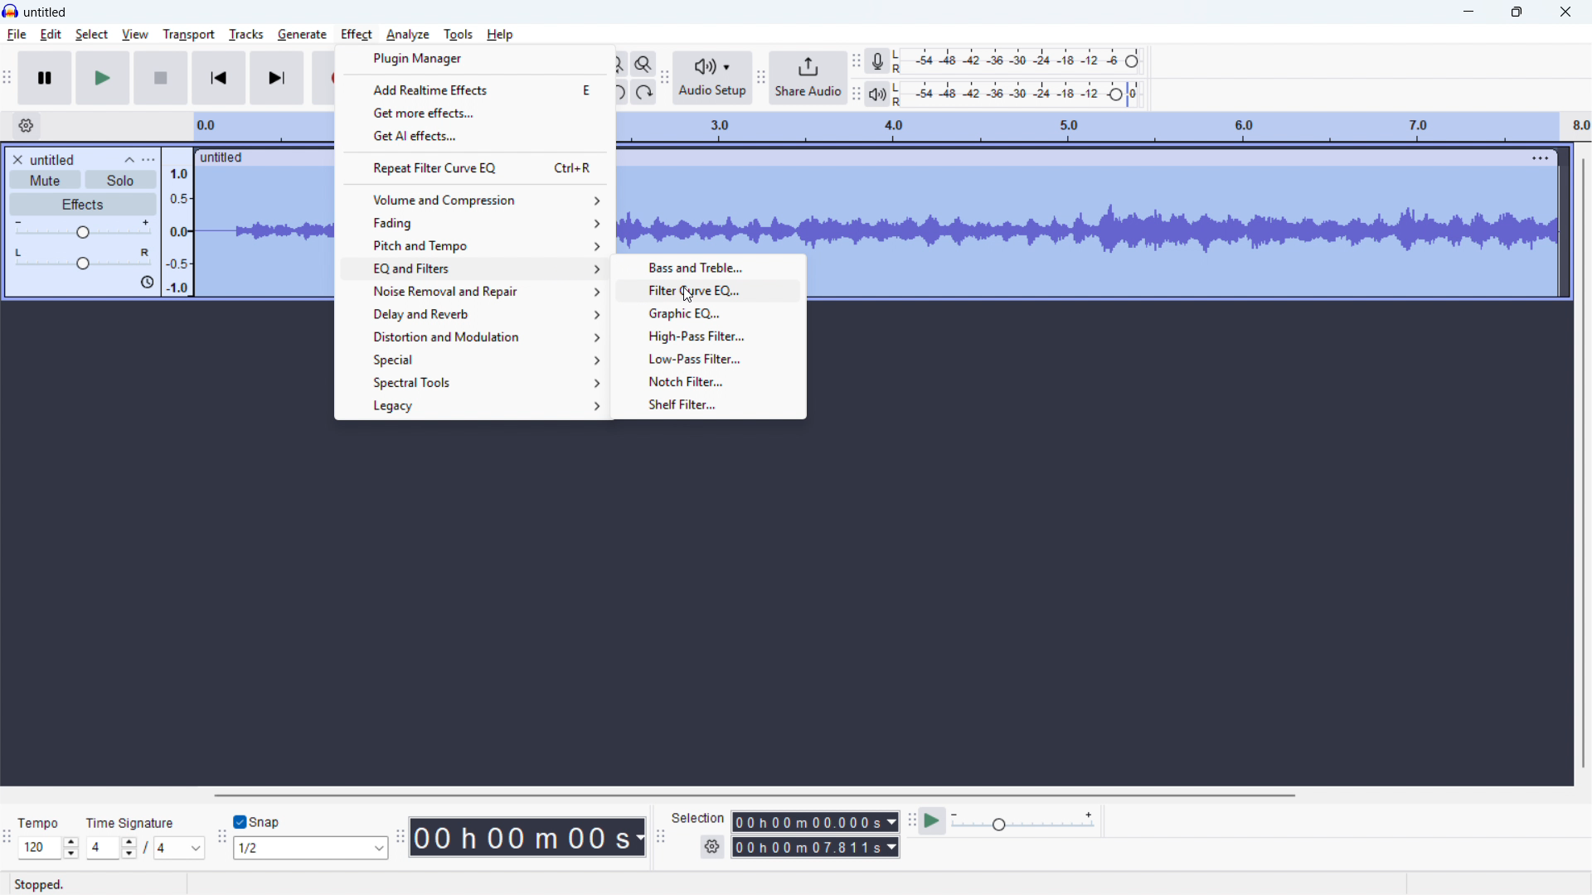  I want to click on timeline settings, so click(26, 126).